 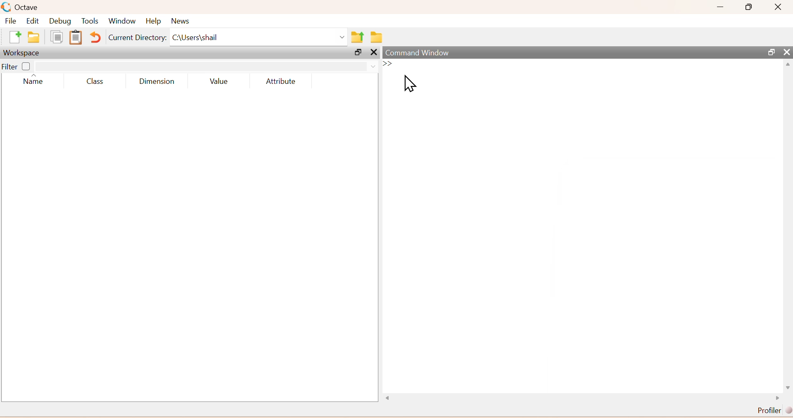 I want to click on Maximize, so click(x=356, y=52).